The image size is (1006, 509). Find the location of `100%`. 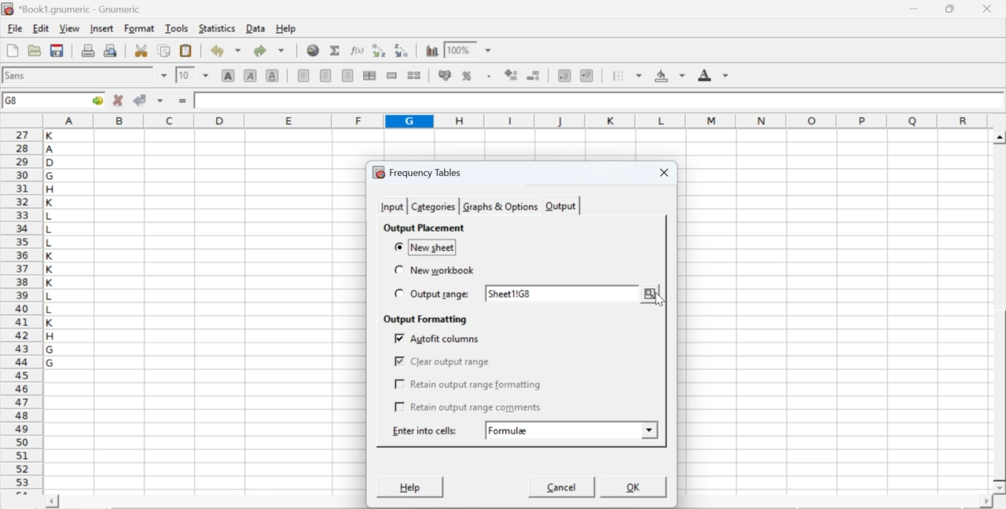

100% is located at coordinates (458, 49).